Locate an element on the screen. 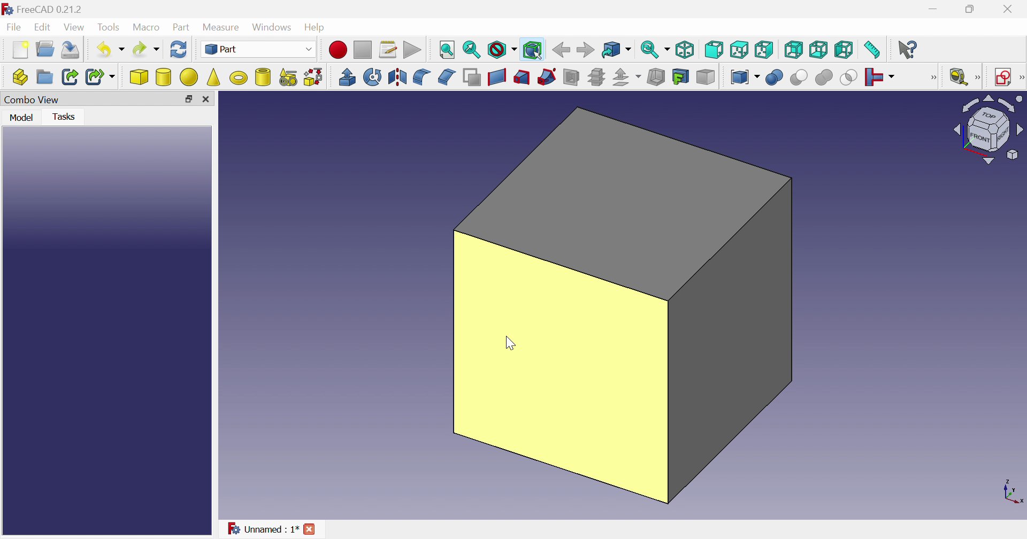 Image resolution: width=1027 pixels, height=539 pixels. Redo is located at coordinates (147, 49).